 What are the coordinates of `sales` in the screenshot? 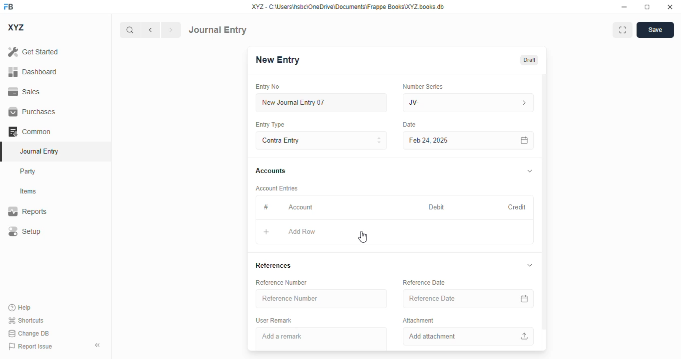 It's located at (24, 92).